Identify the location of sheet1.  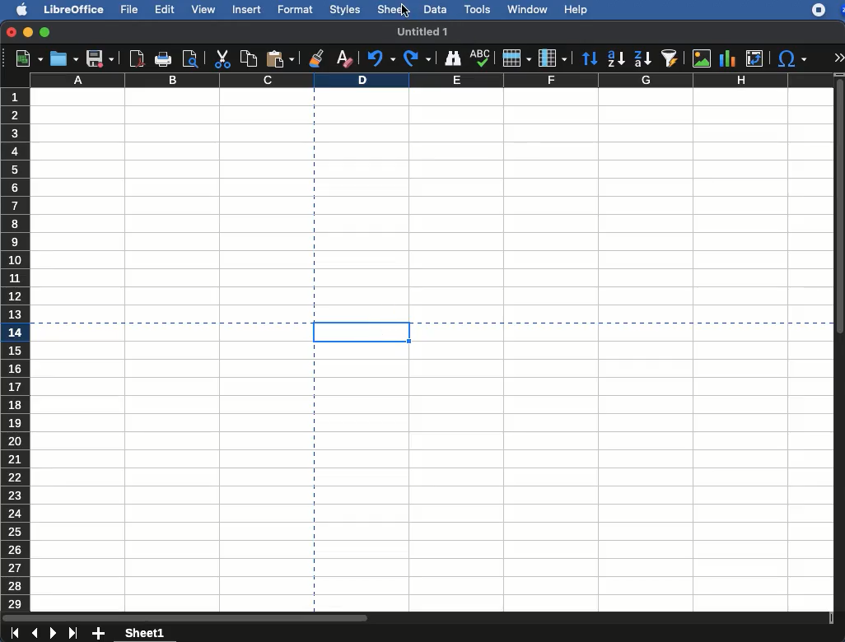
(146, 632).